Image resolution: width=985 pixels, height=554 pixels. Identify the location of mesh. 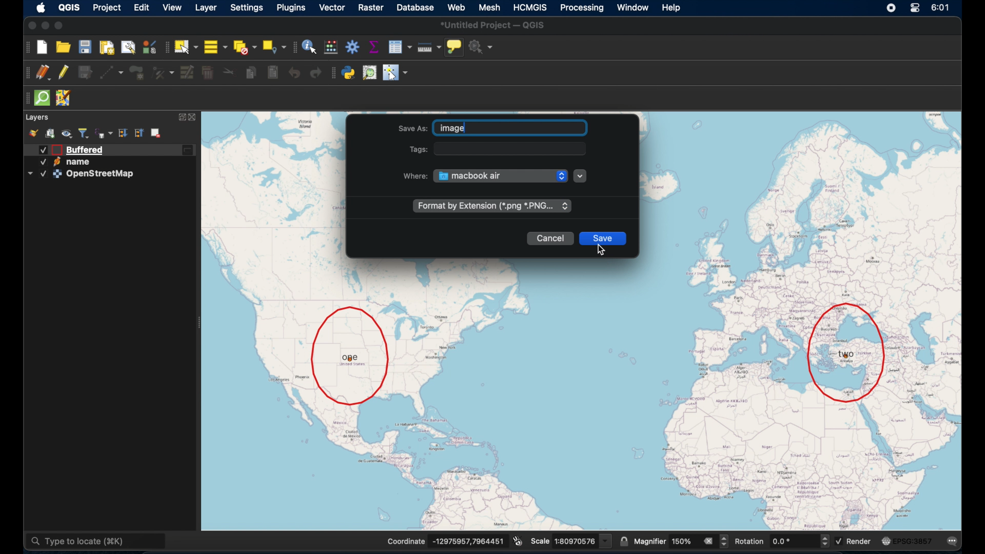
(490, 7).